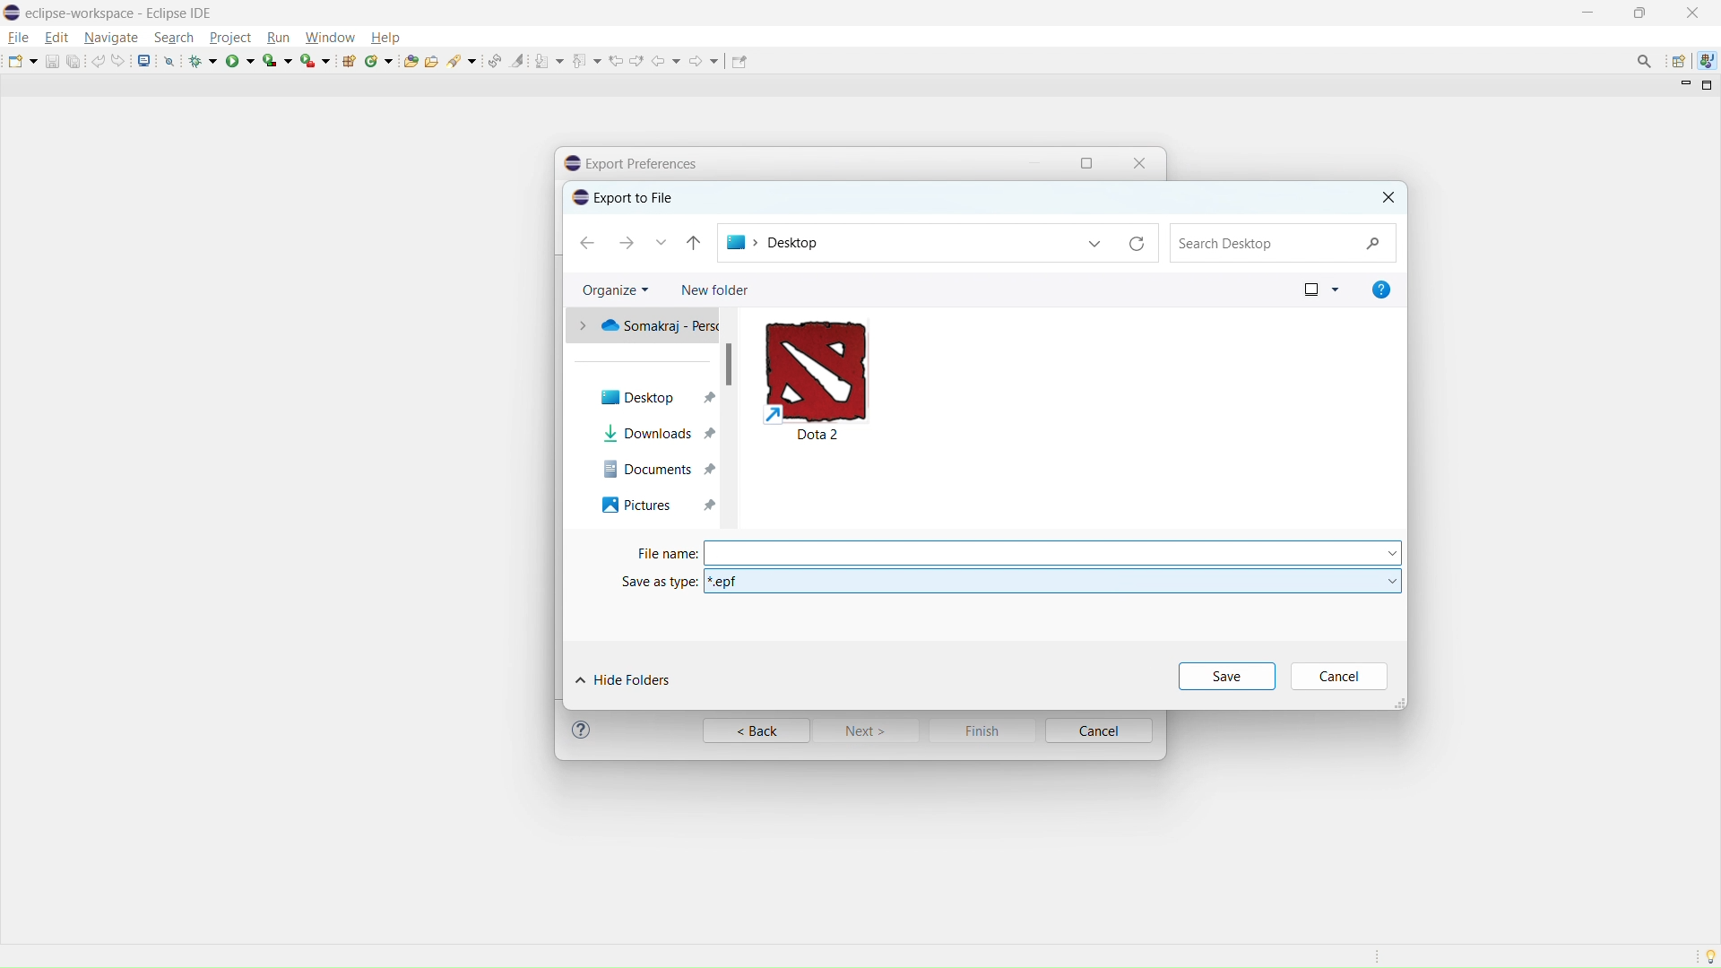 Image resolution: width=1721 pixels, height=968 pixels. Describe the element at coordinates (637, 60) in the screenshot. I see `view next location` at that location.